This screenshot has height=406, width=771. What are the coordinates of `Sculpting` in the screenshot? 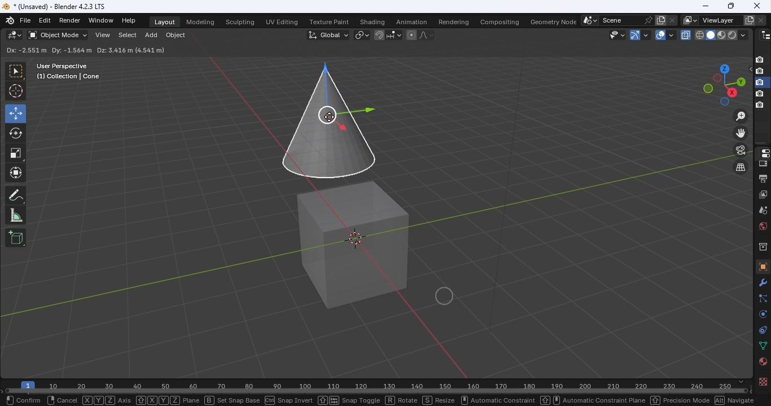 It's located at (240, 23).